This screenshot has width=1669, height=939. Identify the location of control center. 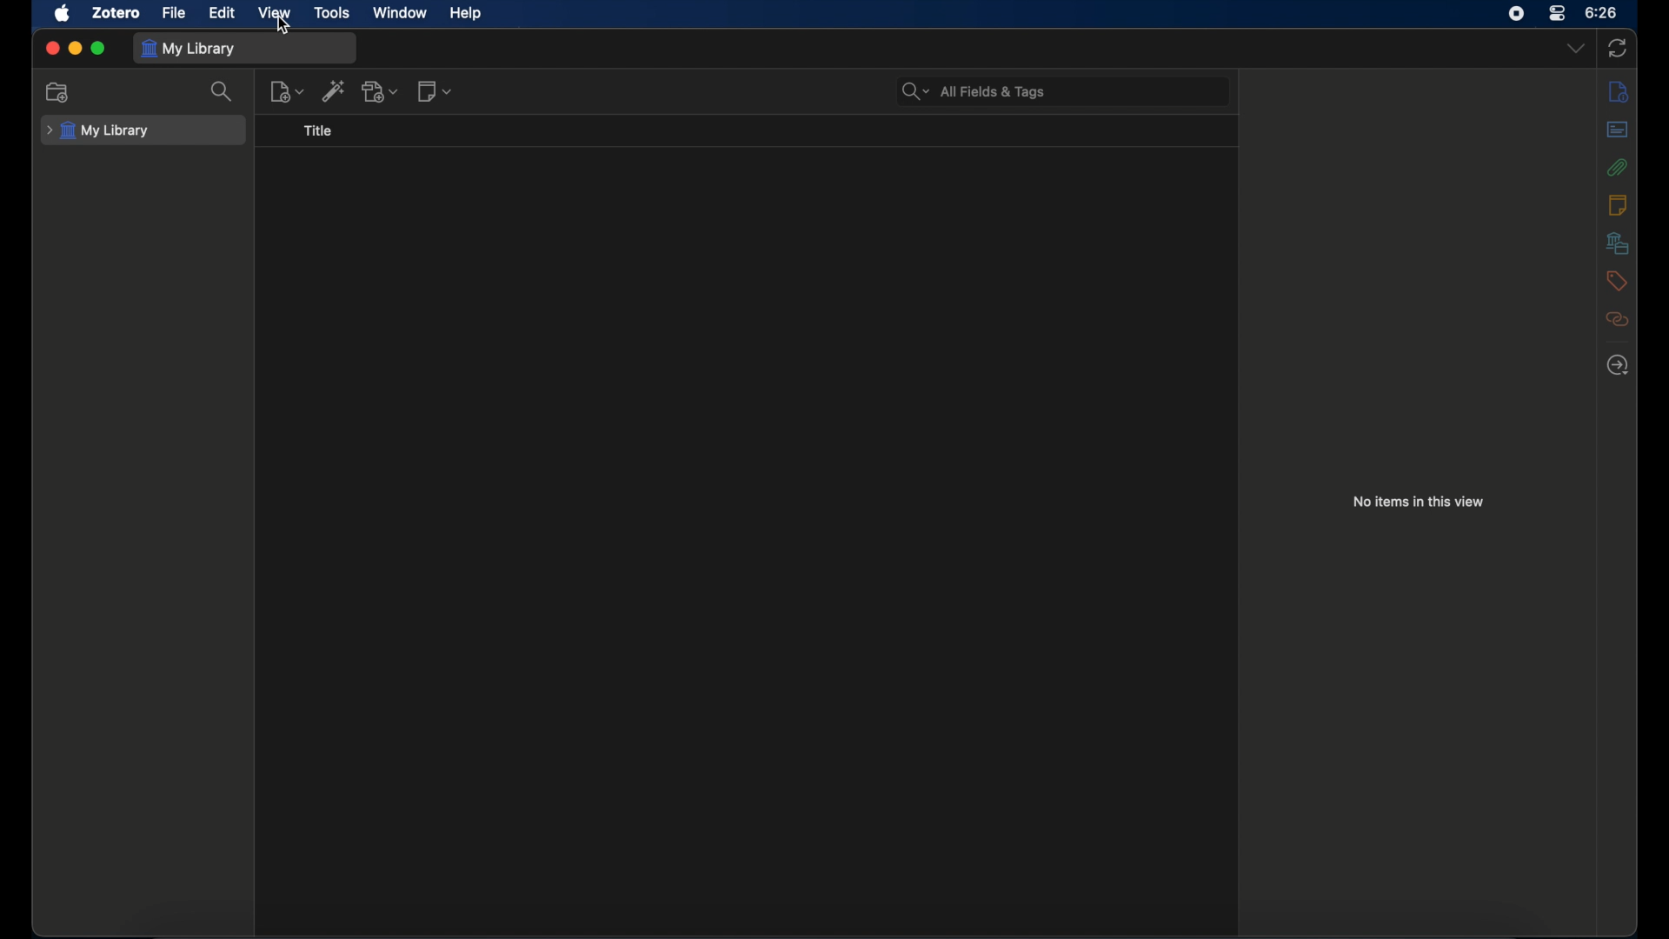
(1558, 13).